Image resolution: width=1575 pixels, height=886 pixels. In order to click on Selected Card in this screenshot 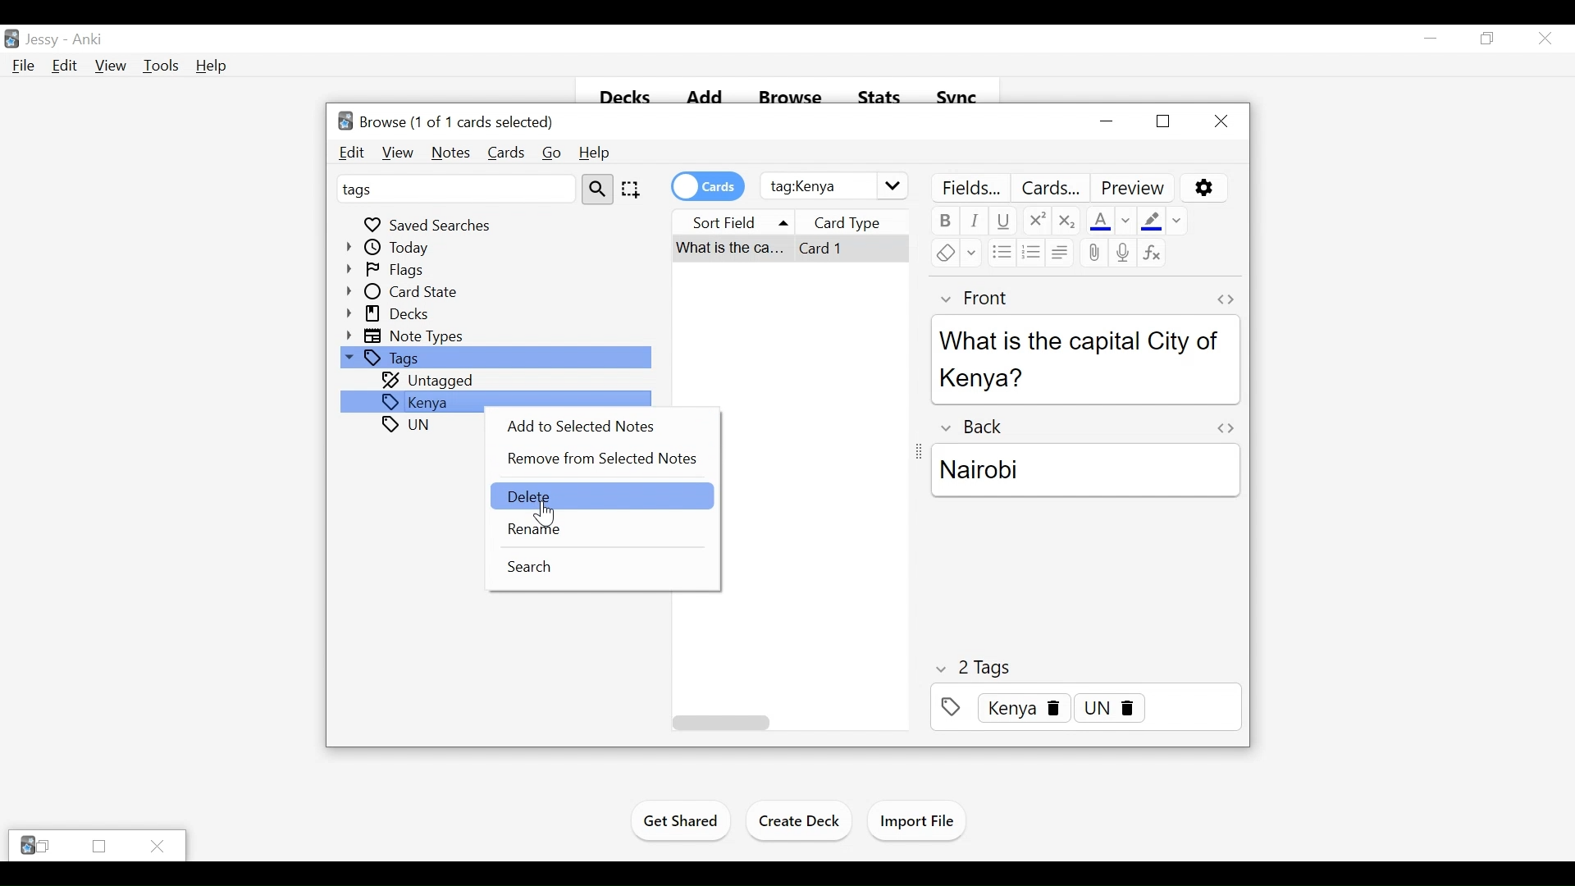, I will do `click(792, 249)`.